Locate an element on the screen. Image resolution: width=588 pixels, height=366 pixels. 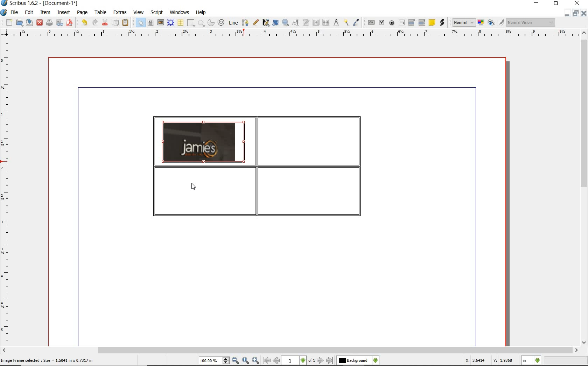
go to last page is located at coordinates (330, 360).